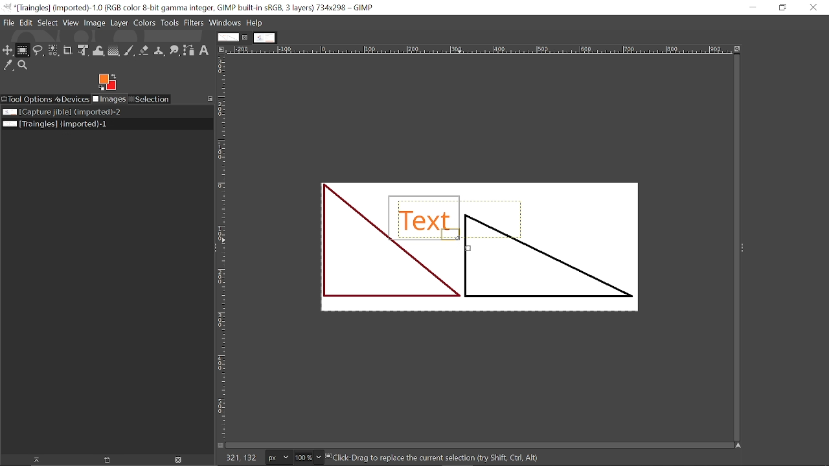  What do you see at coordinates (194, 23) in the screenshot?
I see `Filters` at bounding box center [194, 23].